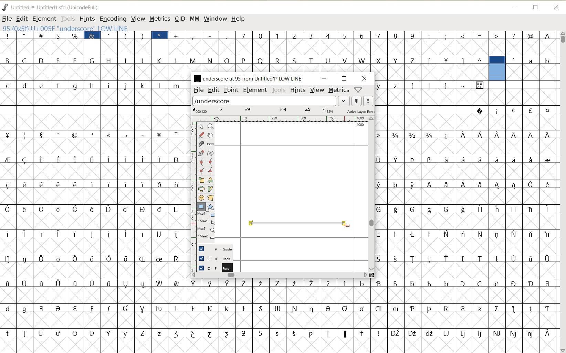  I want to click on RESTORE, so click(344, 79).